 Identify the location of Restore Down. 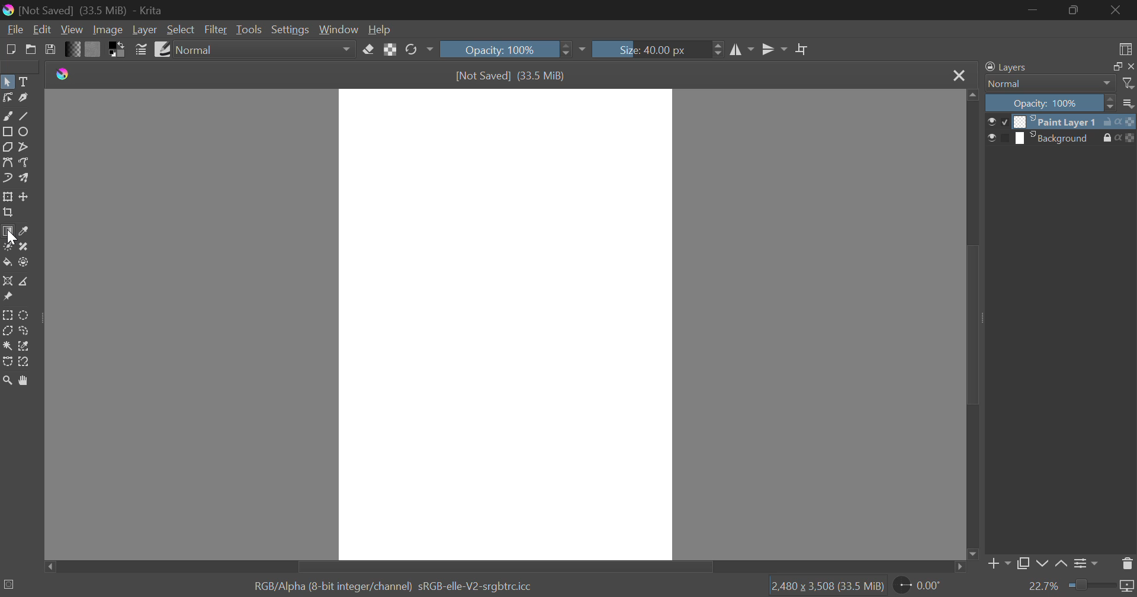
(1034, 9).